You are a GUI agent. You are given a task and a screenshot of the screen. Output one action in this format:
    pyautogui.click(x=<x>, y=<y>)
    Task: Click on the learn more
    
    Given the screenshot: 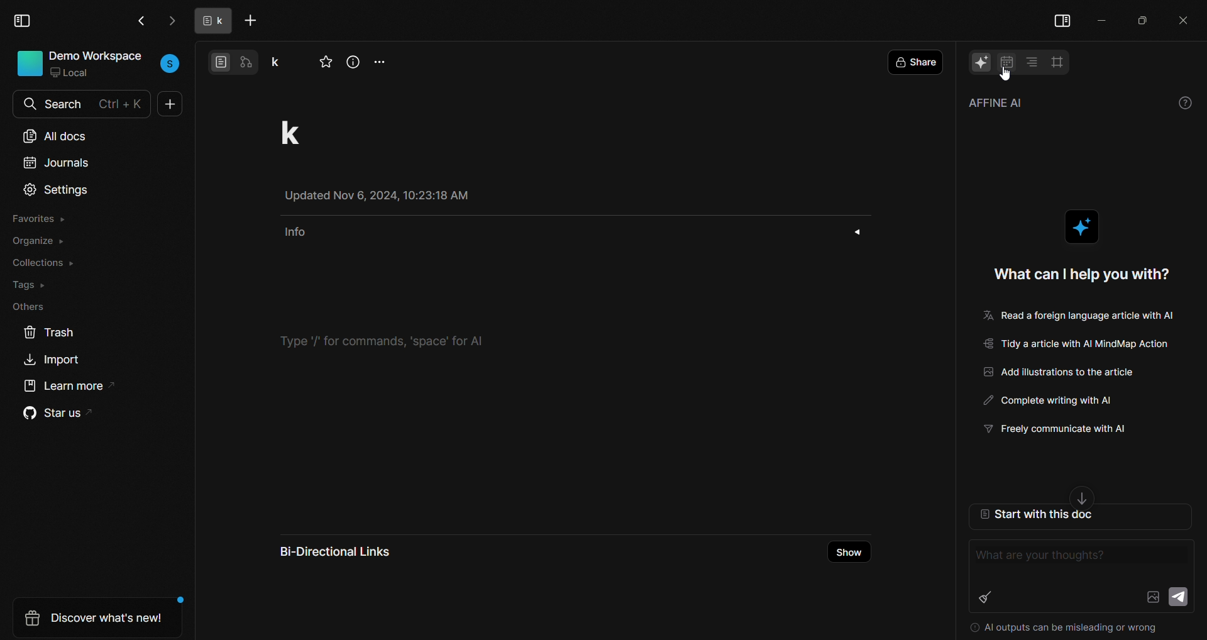 What is the action you would take?
    pyautogui.click(x=65, y=390)
    